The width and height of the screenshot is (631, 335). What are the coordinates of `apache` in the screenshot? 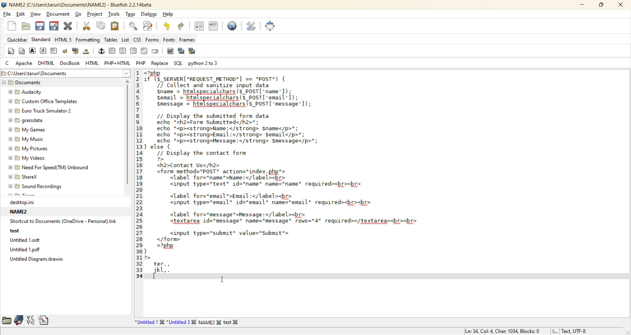 It's located at (25, 64).